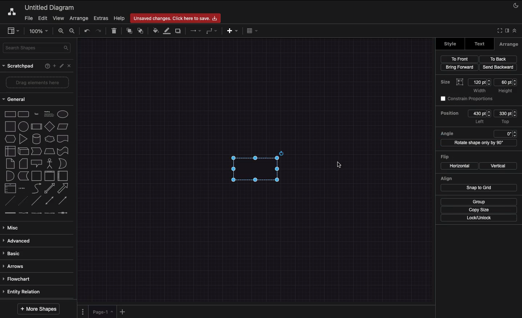 This screenshot has width=522, height=318. I want to click on Redo, so click(99, 31).